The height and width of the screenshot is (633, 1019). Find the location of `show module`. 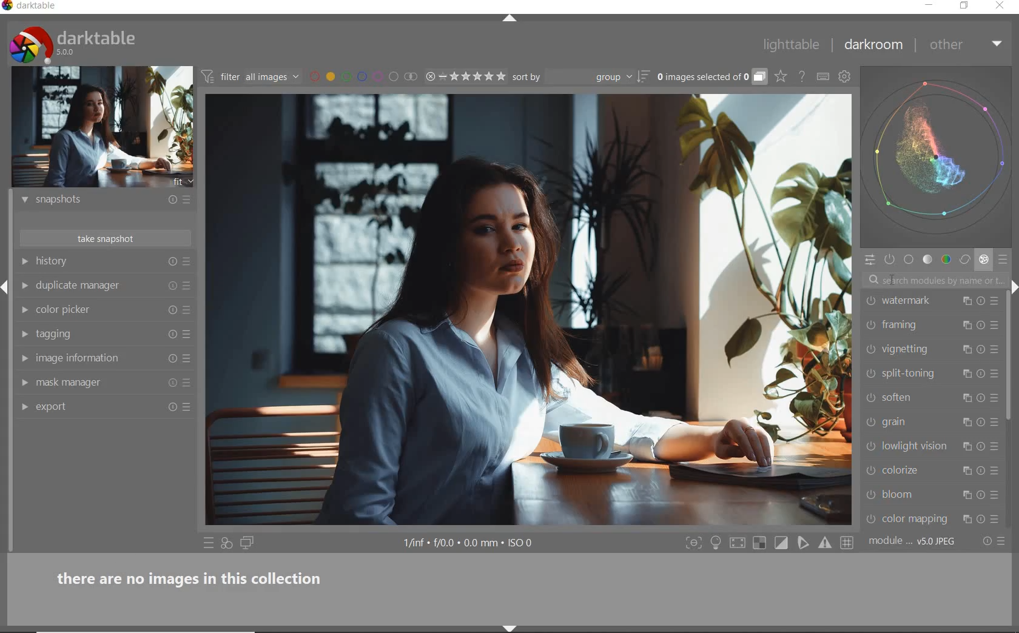

show module is located at coordinates (24, 408).